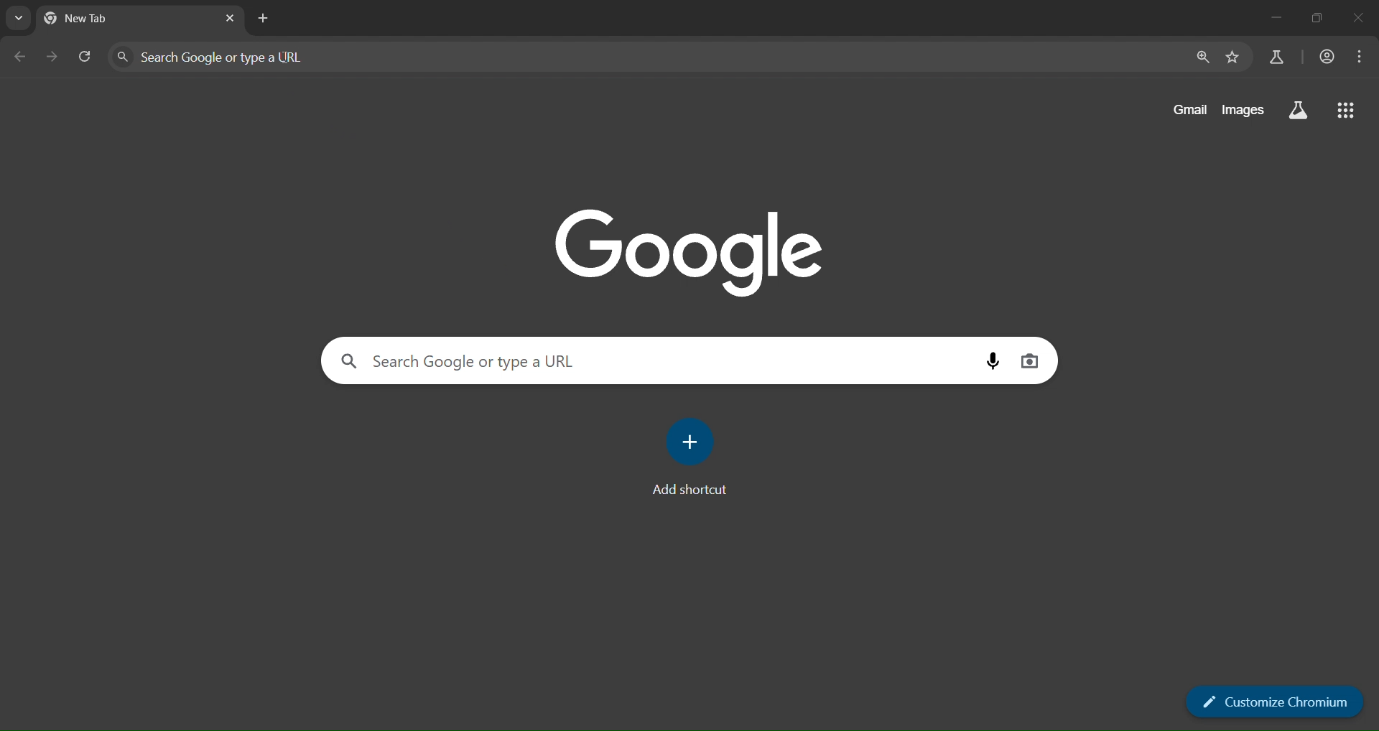 The height and width of the screenshot is (731, 1379). What do you see at coordinates (87, 58) in the screenshot?
I see `reload page` at bounding box center [87, 58].